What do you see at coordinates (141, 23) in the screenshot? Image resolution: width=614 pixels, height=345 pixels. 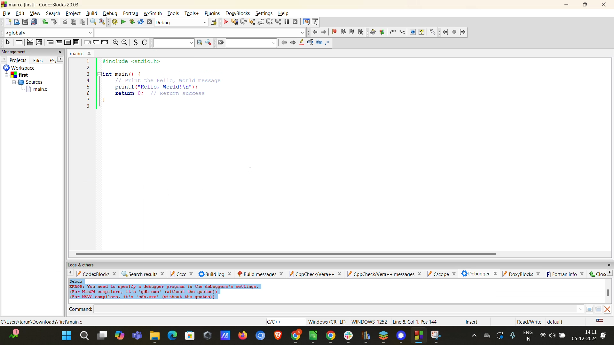 I see `rebuild` at bounding box center [141, 23].